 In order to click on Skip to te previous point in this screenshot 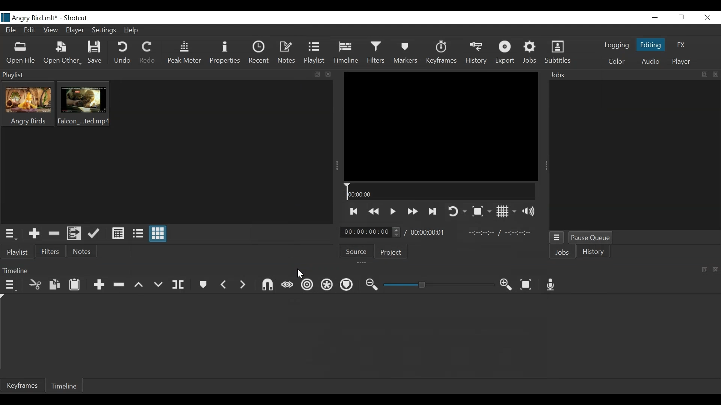, I will do `click(353, 211)`.